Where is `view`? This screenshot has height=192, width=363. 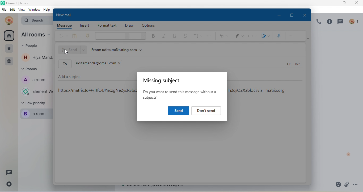 view is located at coordinates (22, 10).